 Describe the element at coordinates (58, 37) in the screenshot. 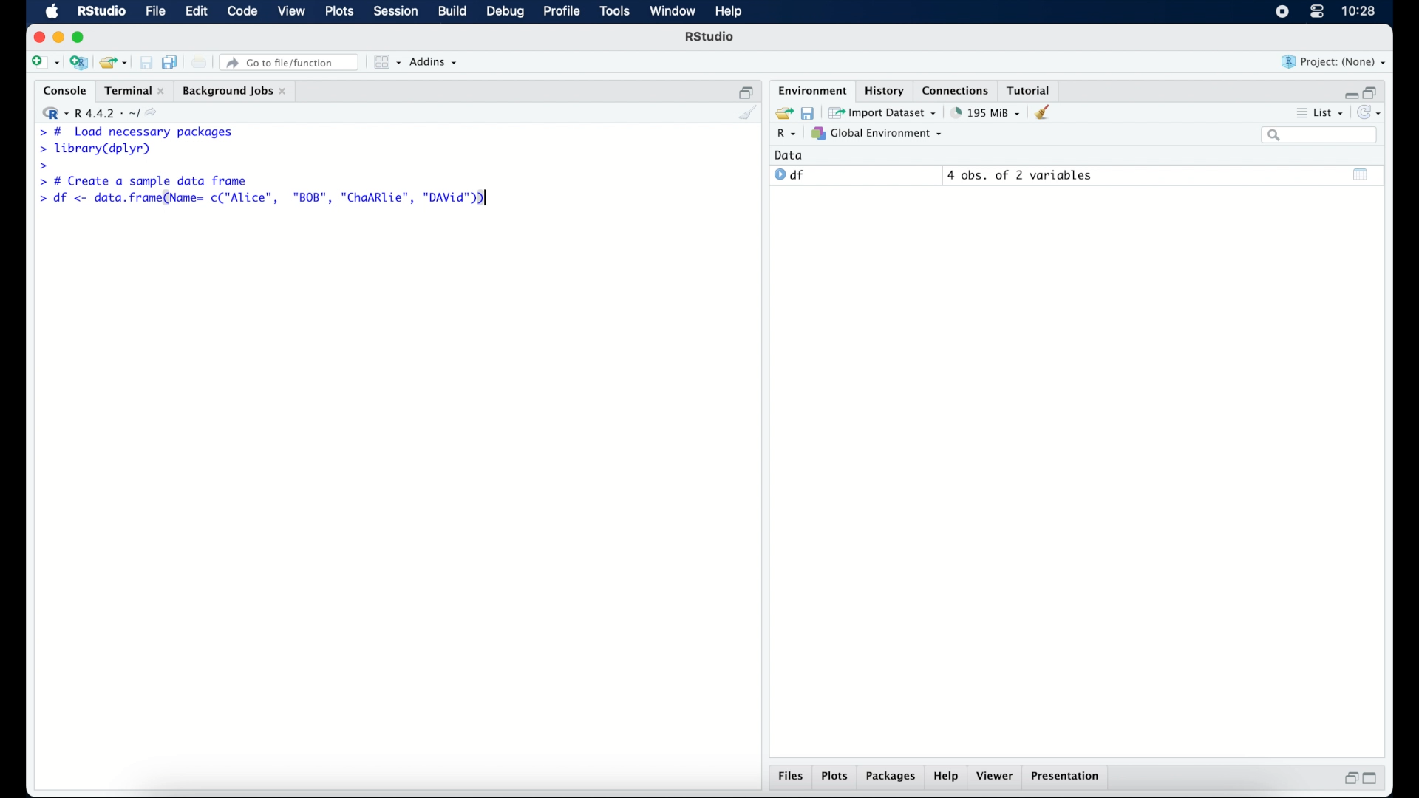

I see `minimize` at that location.